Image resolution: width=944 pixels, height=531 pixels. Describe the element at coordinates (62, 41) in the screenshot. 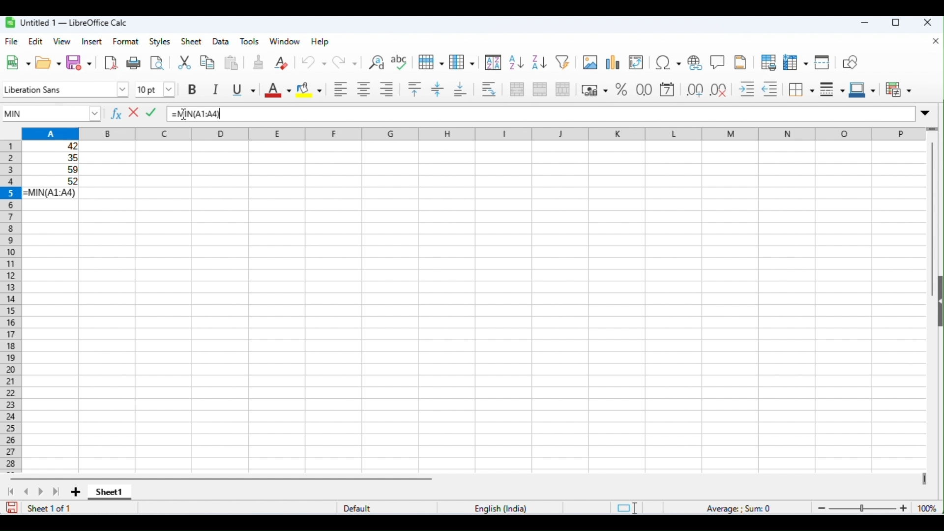

I see `view` at that location.